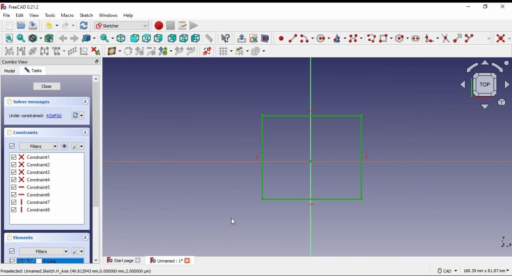 The height and width of the screenshot is (276, 512). Describe the element at coordinates (34, 70) in the screenshot. I see `tasks` at that location.